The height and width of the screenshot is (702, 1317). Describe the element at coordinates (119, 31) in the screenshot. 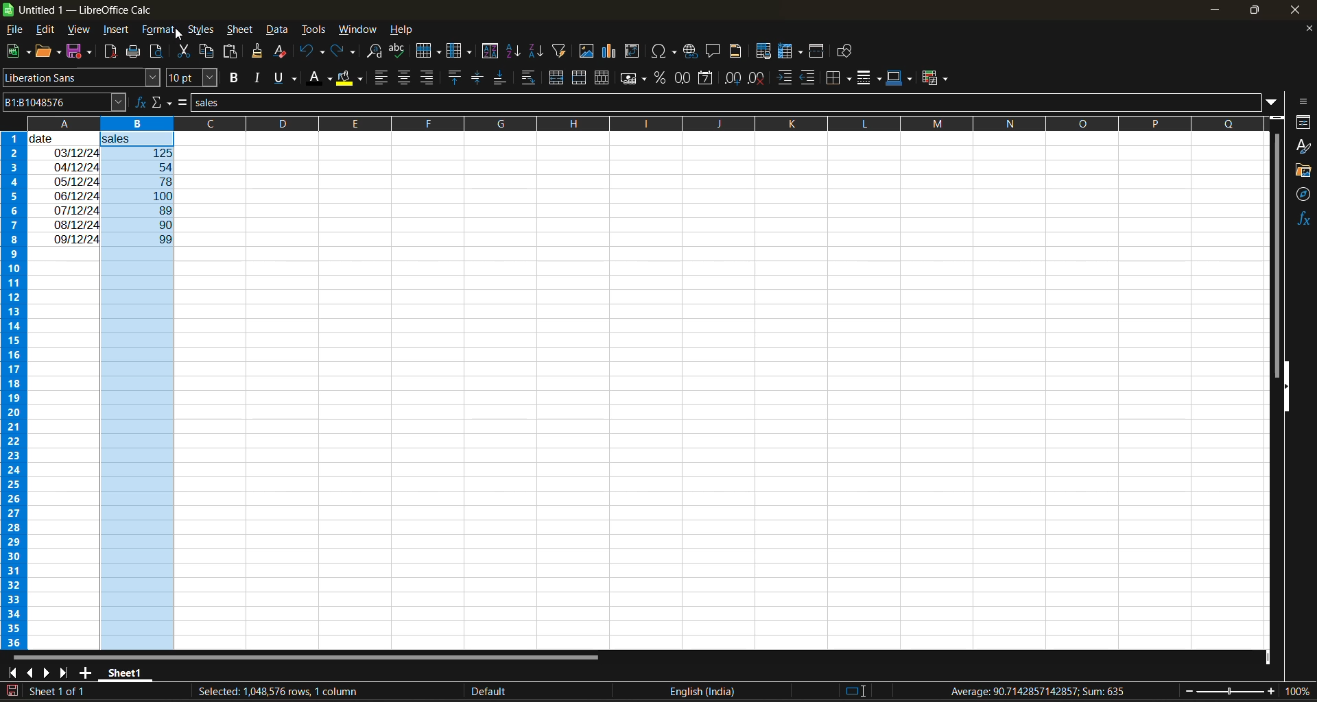

I see `insert` at that location.